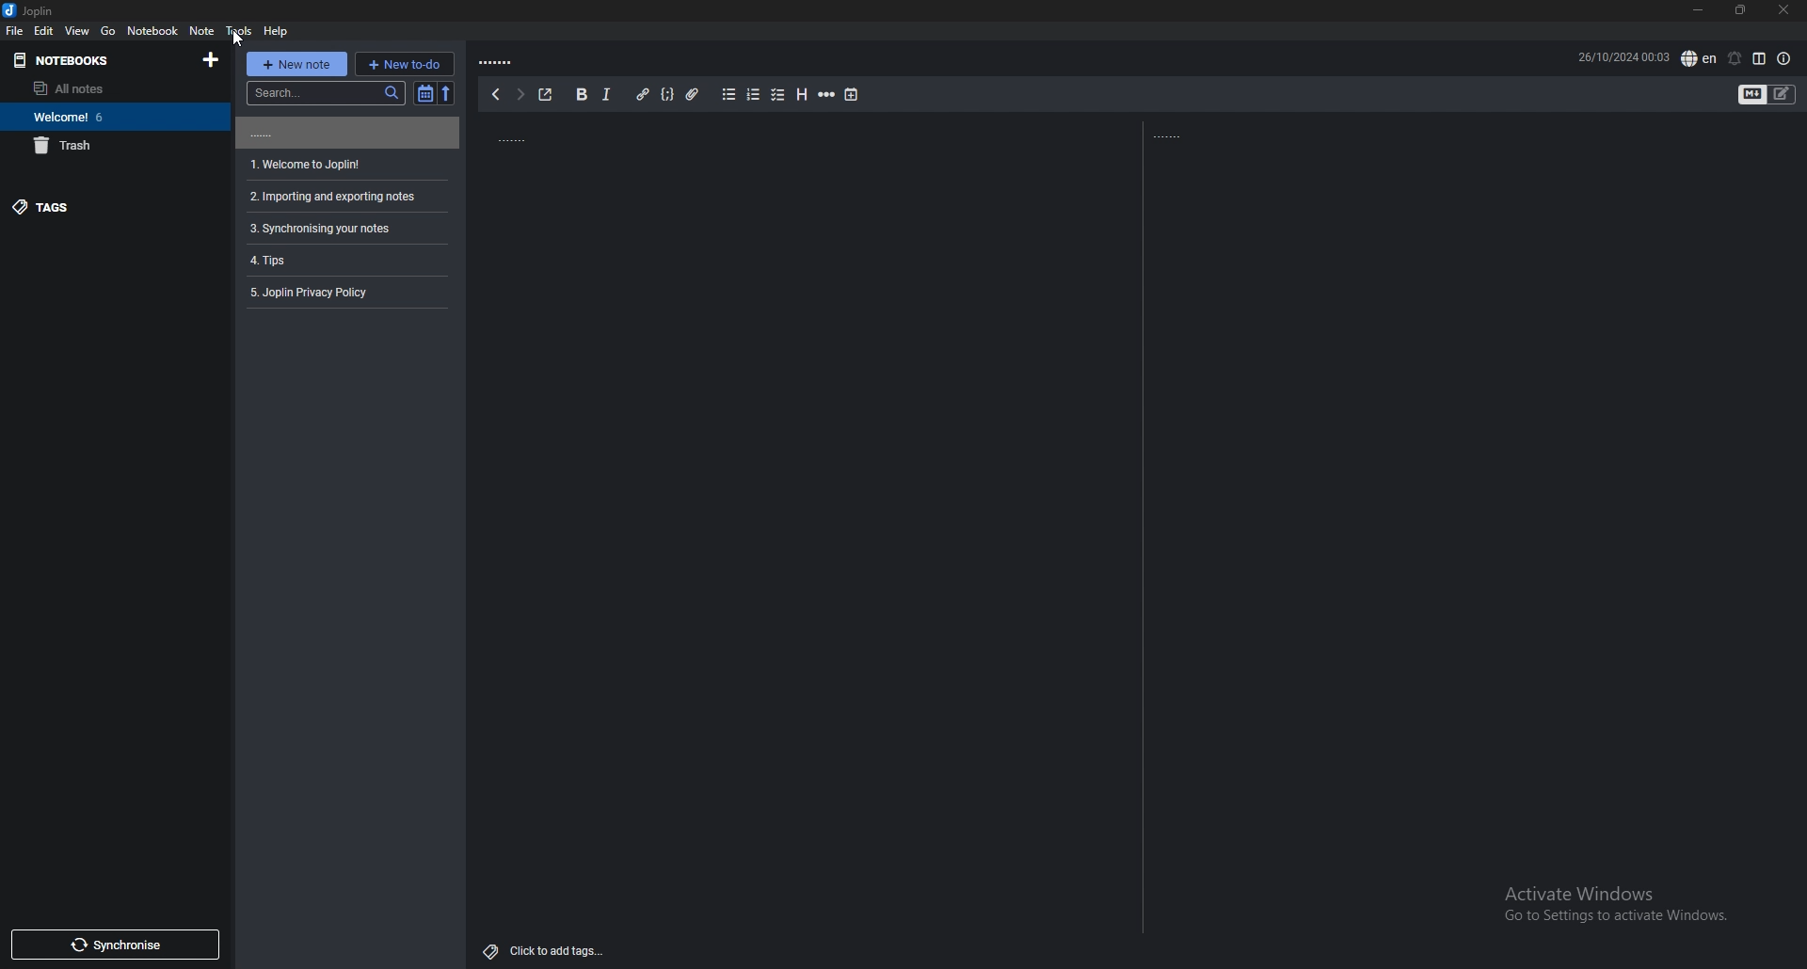  I want to click on notebook, so click(152, 30).